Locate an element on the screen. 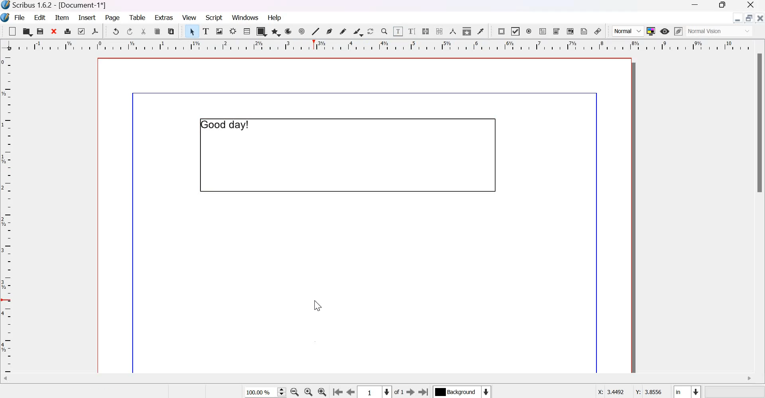  Preview mode is located at coordinates (665, 32).